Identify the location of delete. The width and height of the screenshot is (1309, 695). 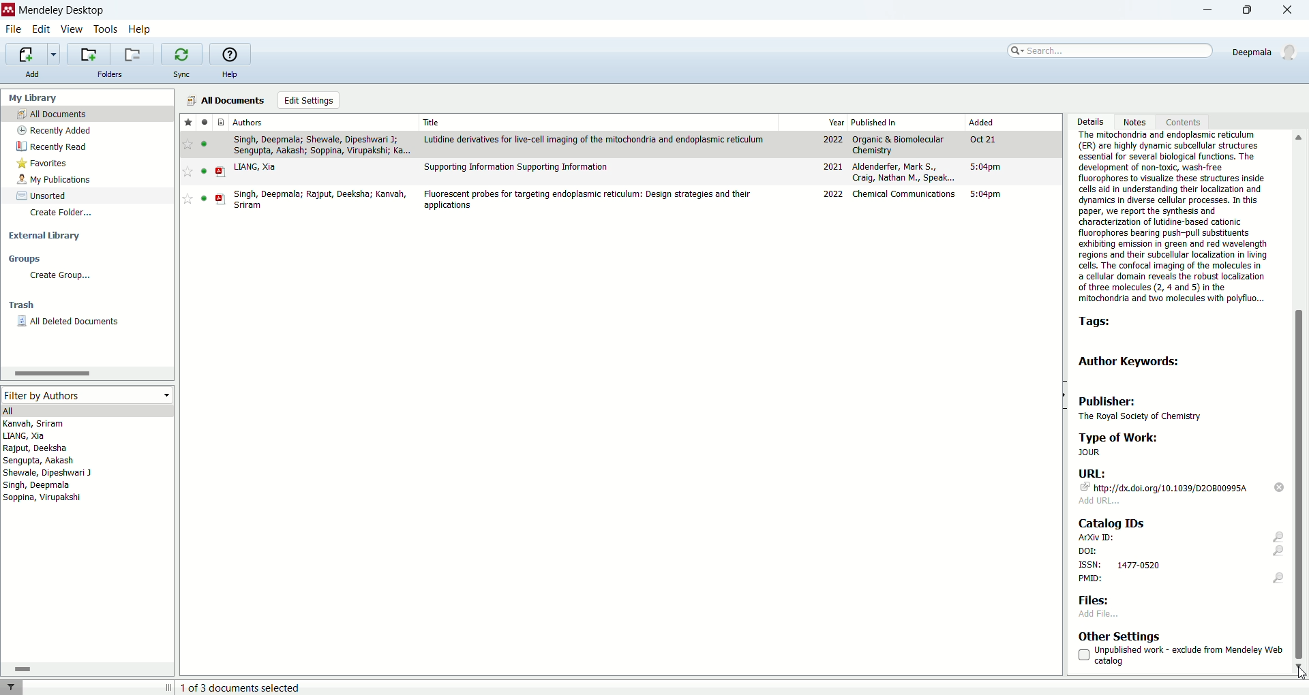
(1280, 487).